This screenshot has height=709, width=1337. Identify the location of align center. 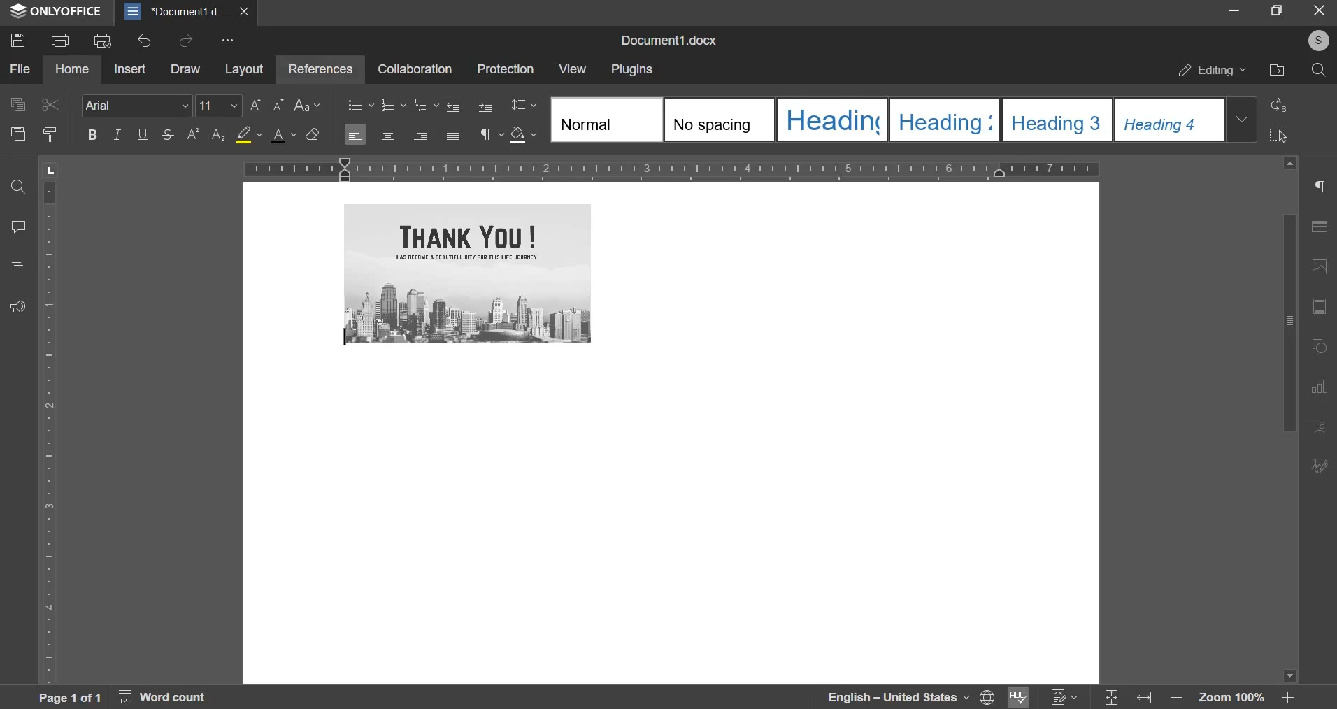
(387, 134).